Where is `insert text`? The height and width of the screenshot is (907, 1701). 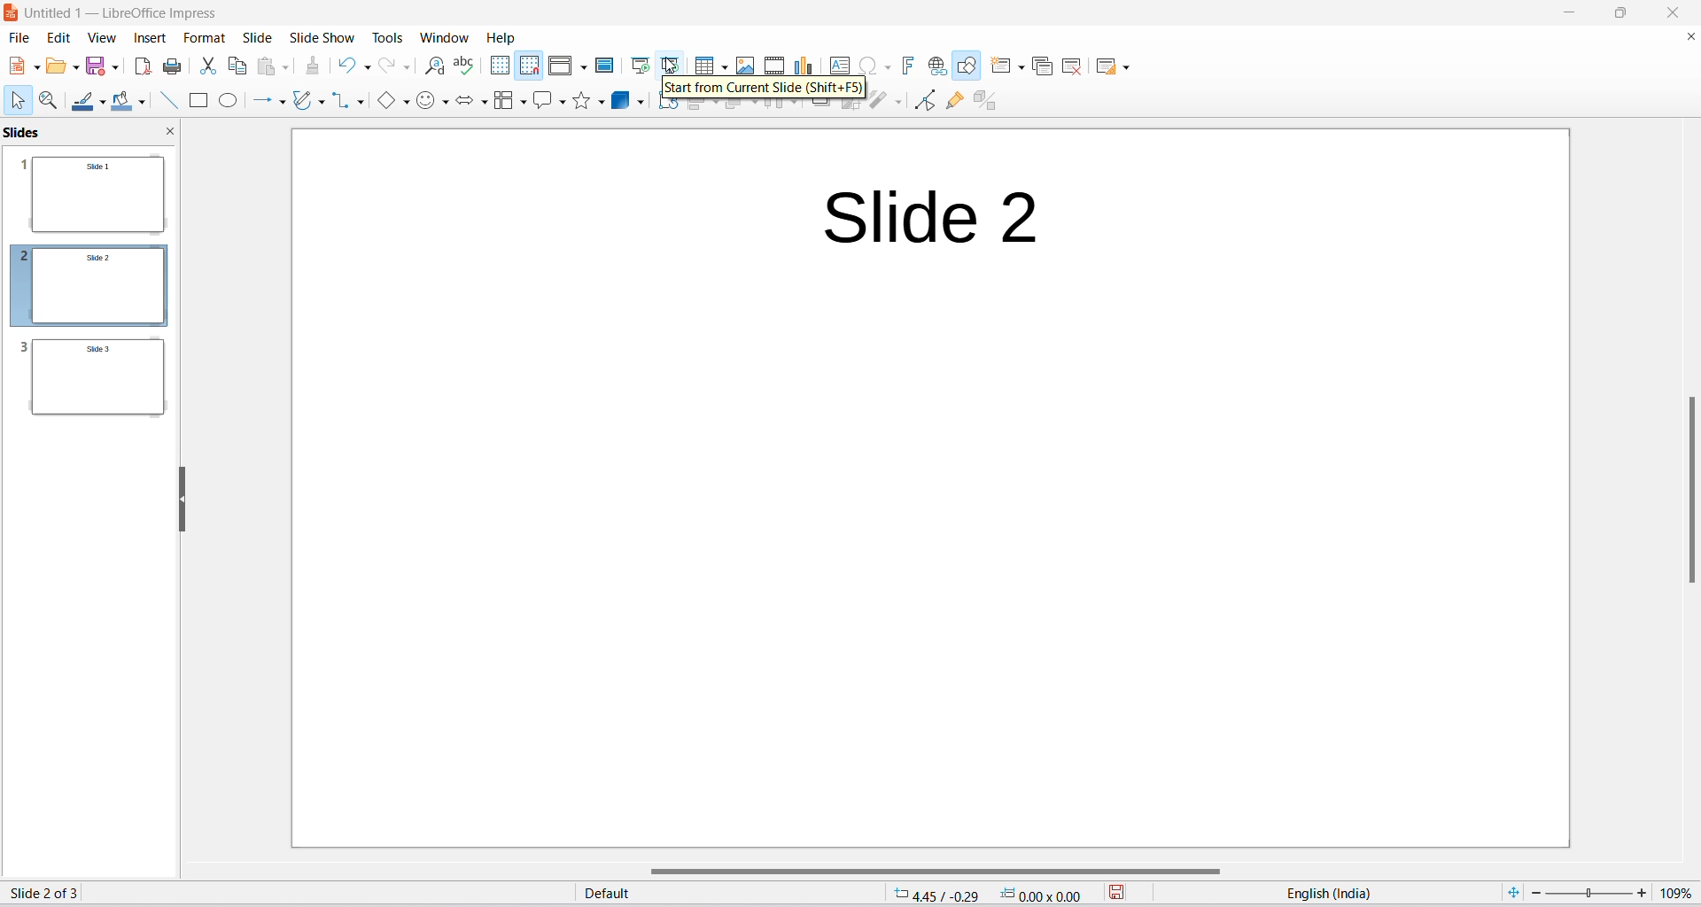 insert text is located at coordinates (843, 64).